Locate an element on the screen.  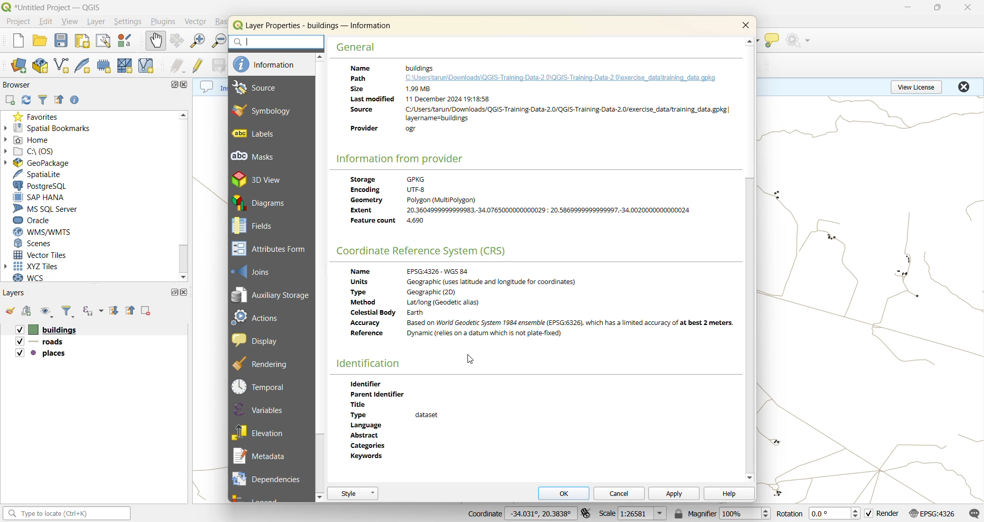
metadata is located at coordinates (418, 425).